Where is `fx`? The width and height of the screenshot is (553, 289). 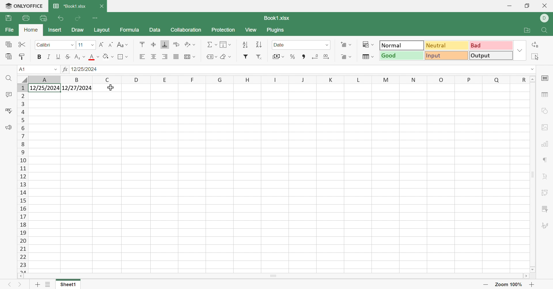
fx is located at coordinates (65, 69).